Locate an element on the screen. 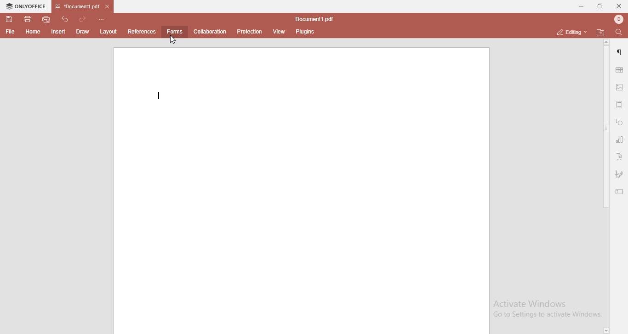 The image size is (628, 334). editing is located at coordinates (571, 32).